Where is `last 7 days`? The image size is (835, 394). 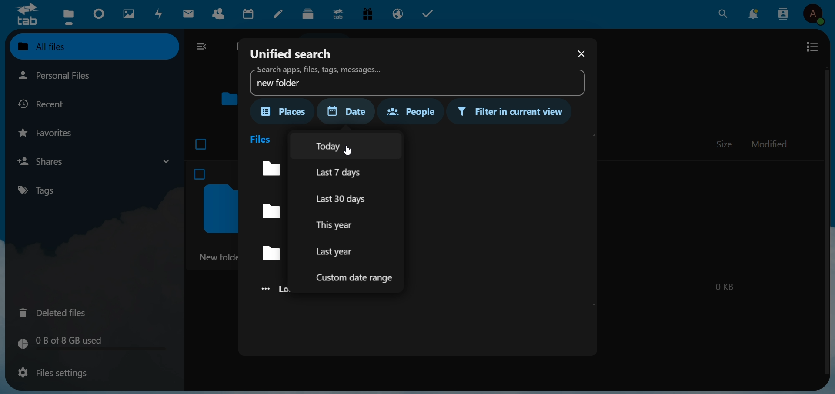 last 7 days is located at coordinates (347, 172).